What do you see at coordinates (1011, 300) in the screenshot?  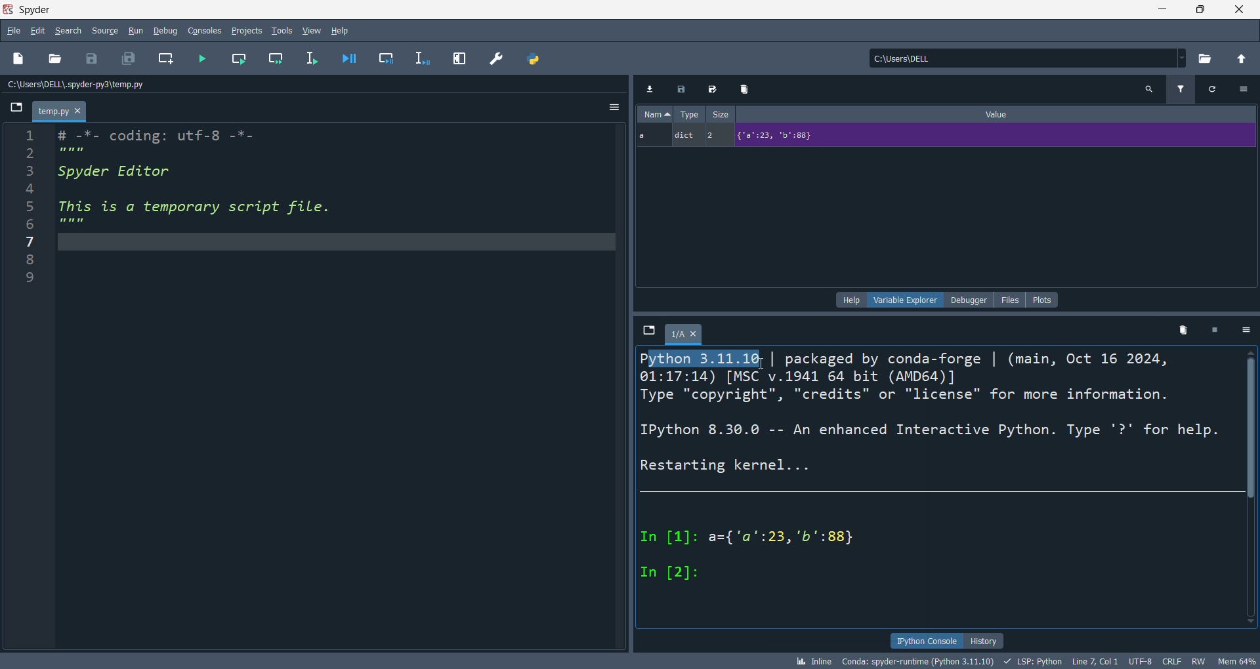 I see `files` at bounding box center [1011, 300].